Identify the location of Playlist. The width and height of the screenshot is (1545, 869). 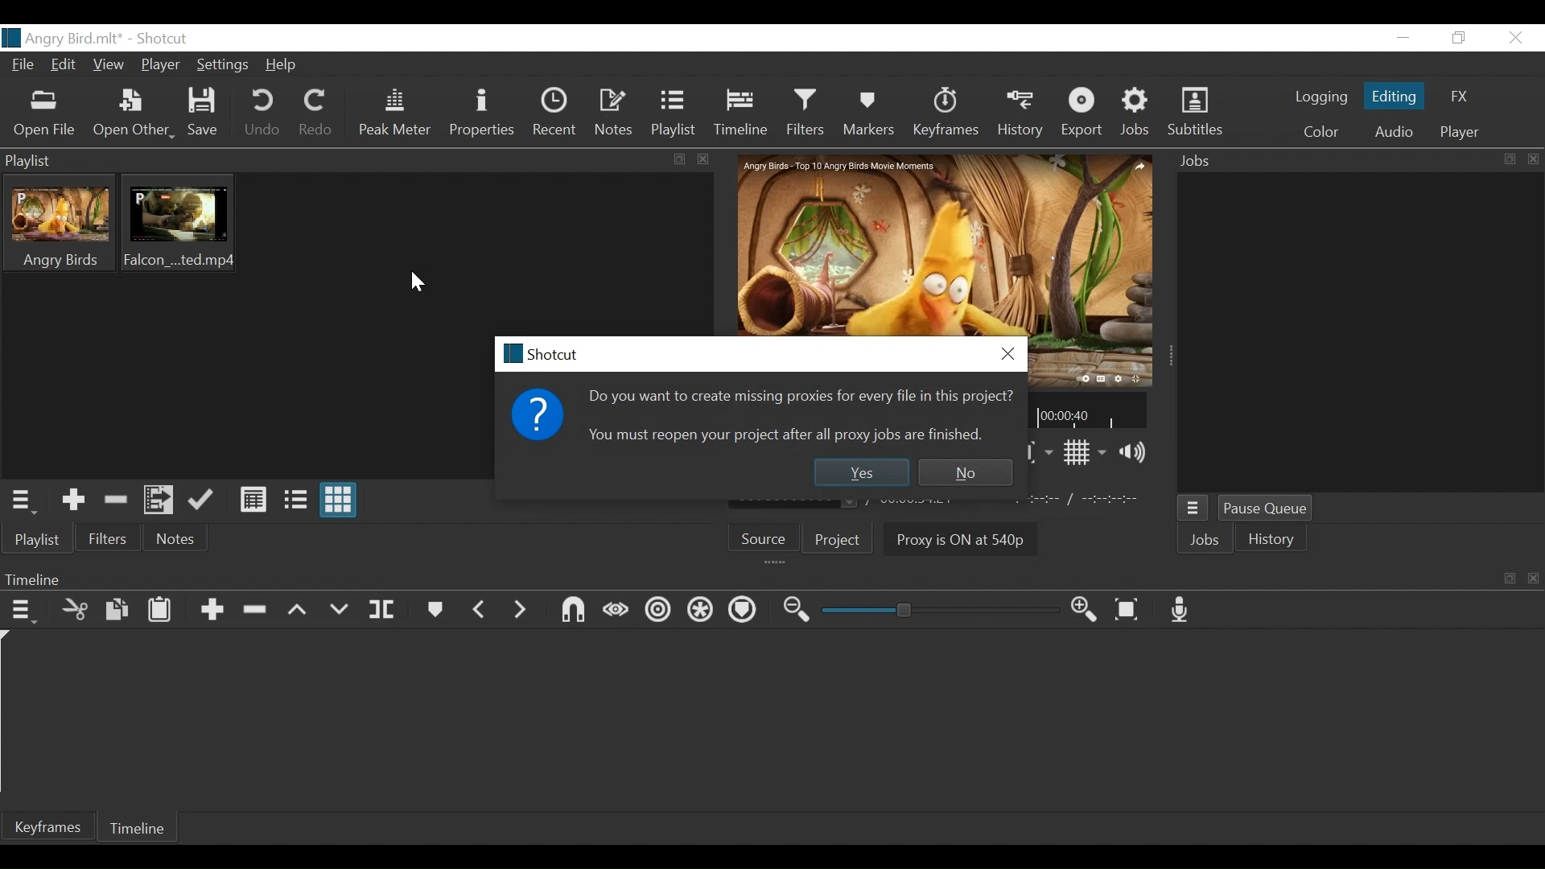
(674, 113).